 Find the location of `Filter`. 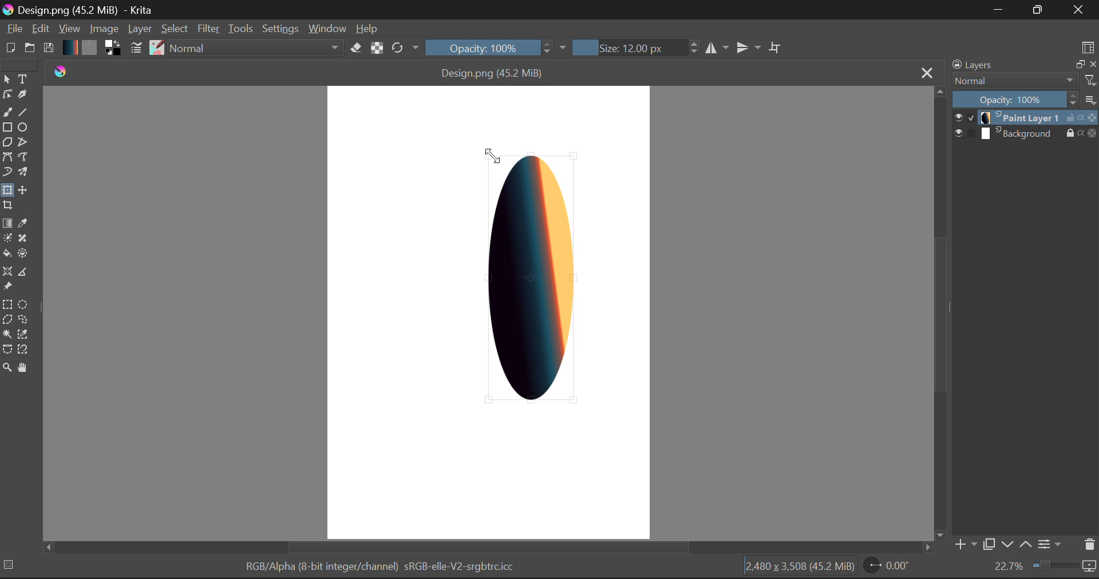

Filter is located at coordinates (209, 29).